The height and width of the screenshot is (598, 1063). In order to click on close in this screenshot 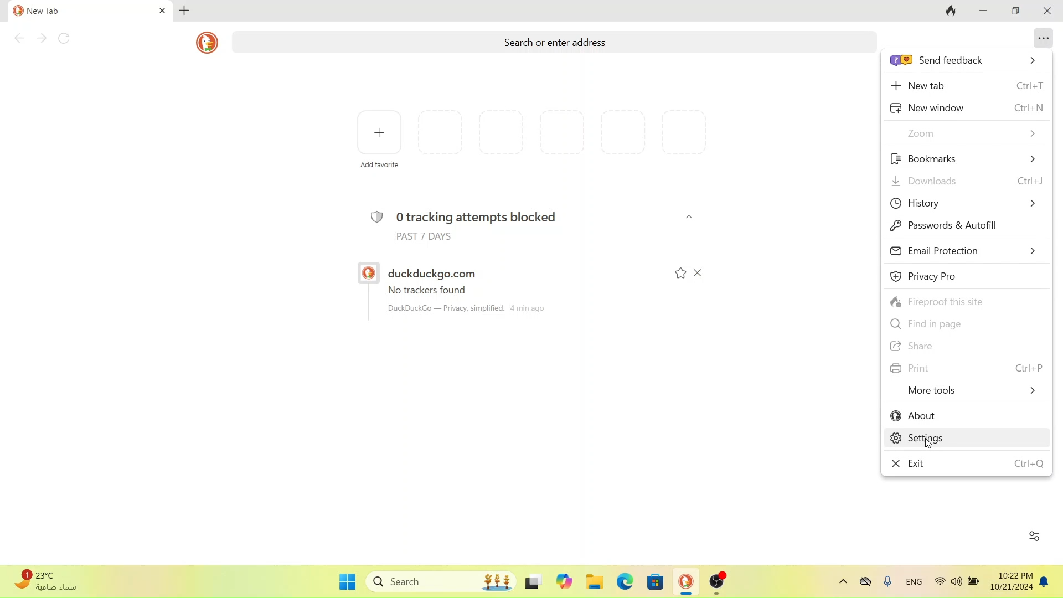, I will do `click(700, 272)`.